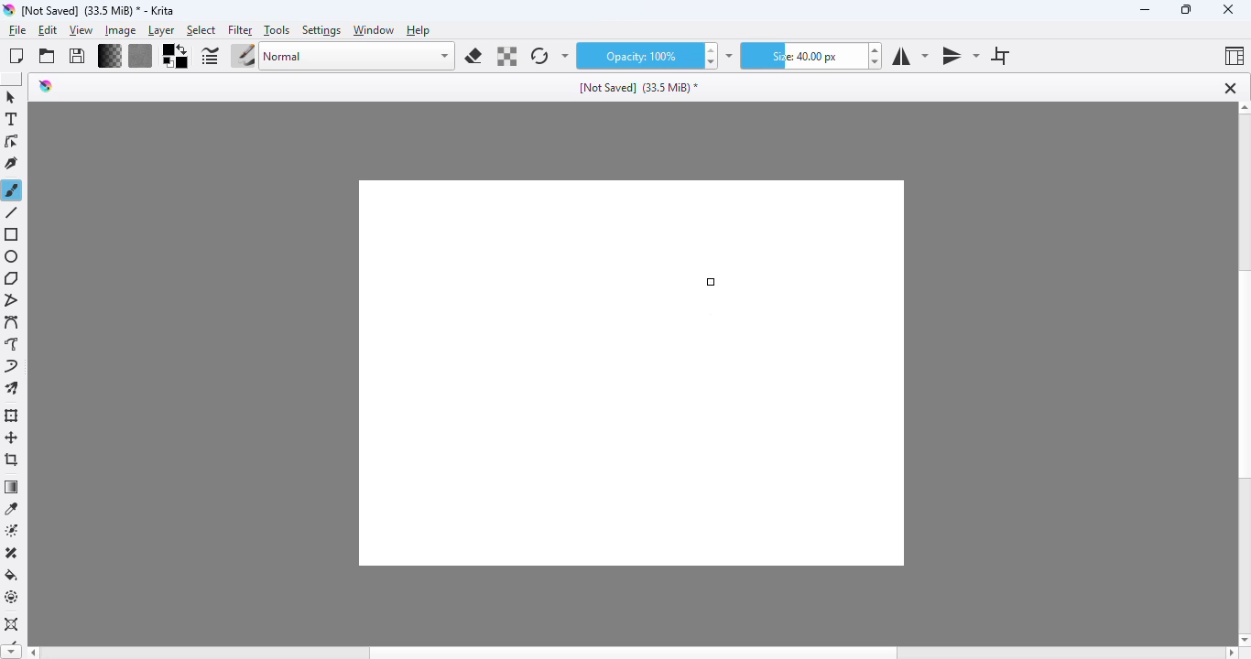  What do you see at coordinates (82, 31) in the screenshot?
I see `view` at bounding box center [82, 31].